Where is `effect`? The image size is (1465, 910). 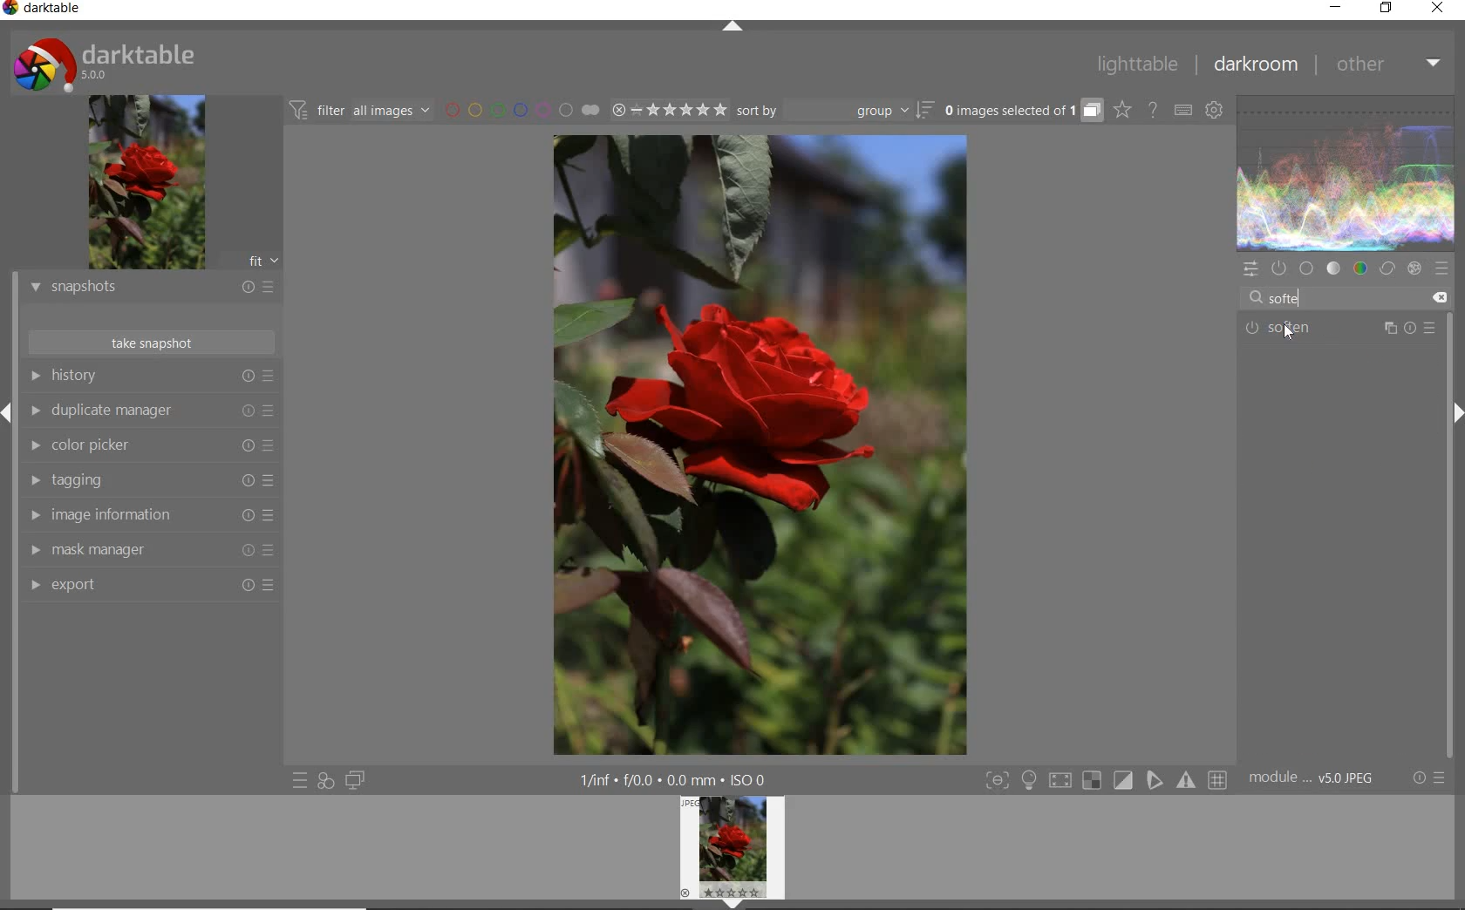
effect is located at coordinates (1414, 269).